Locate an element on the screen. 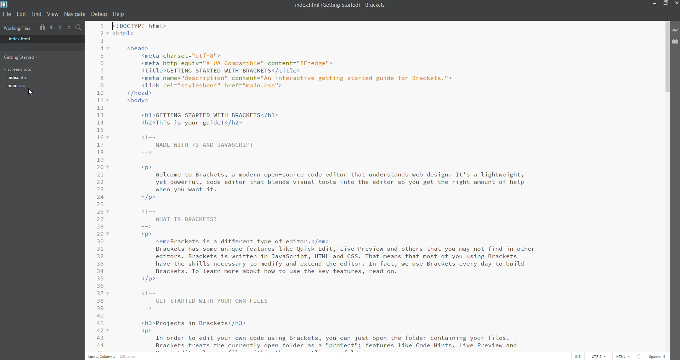  Line 1, Column 1- 208 Lines is located at coordinates (112, 356).